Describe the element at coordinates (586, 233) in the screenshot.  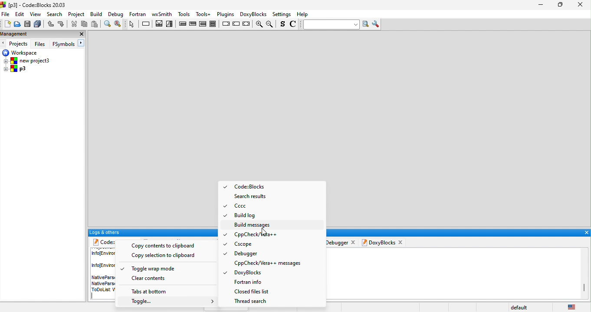
I see `close` at that location.